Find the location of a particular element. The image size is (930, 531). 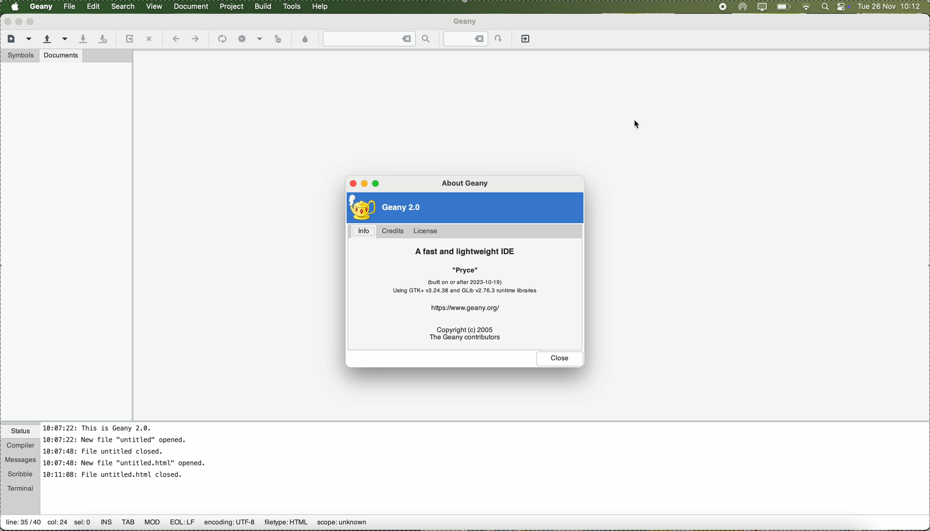

scribble is located at coordinates (20, 473).